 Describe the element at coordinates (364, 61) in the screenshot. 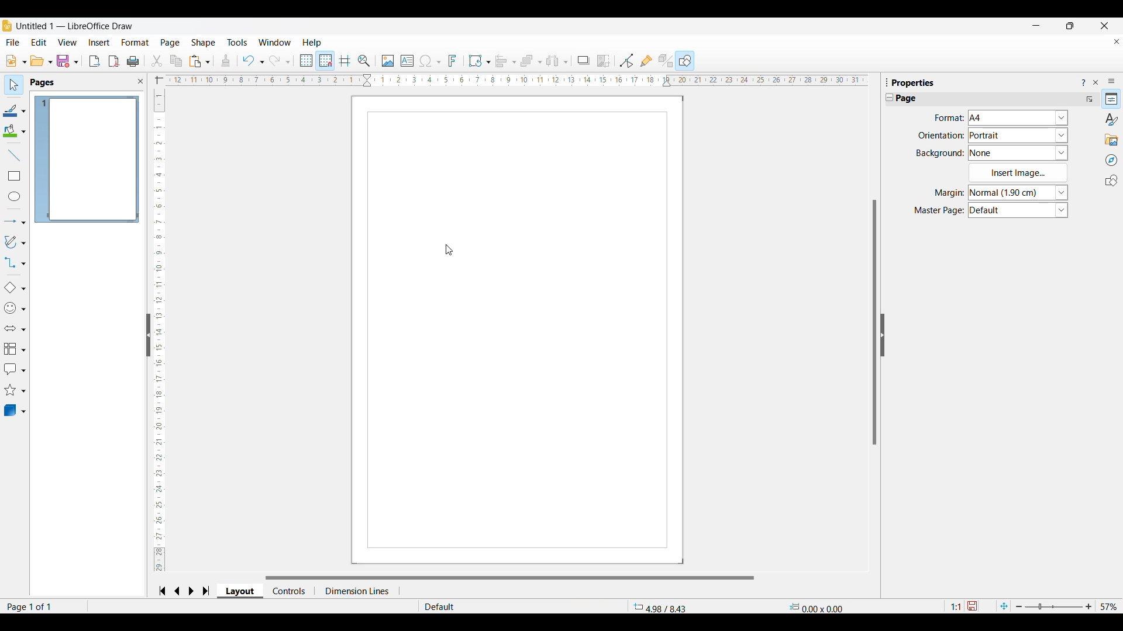

I see `Zoom and pan` at that location.